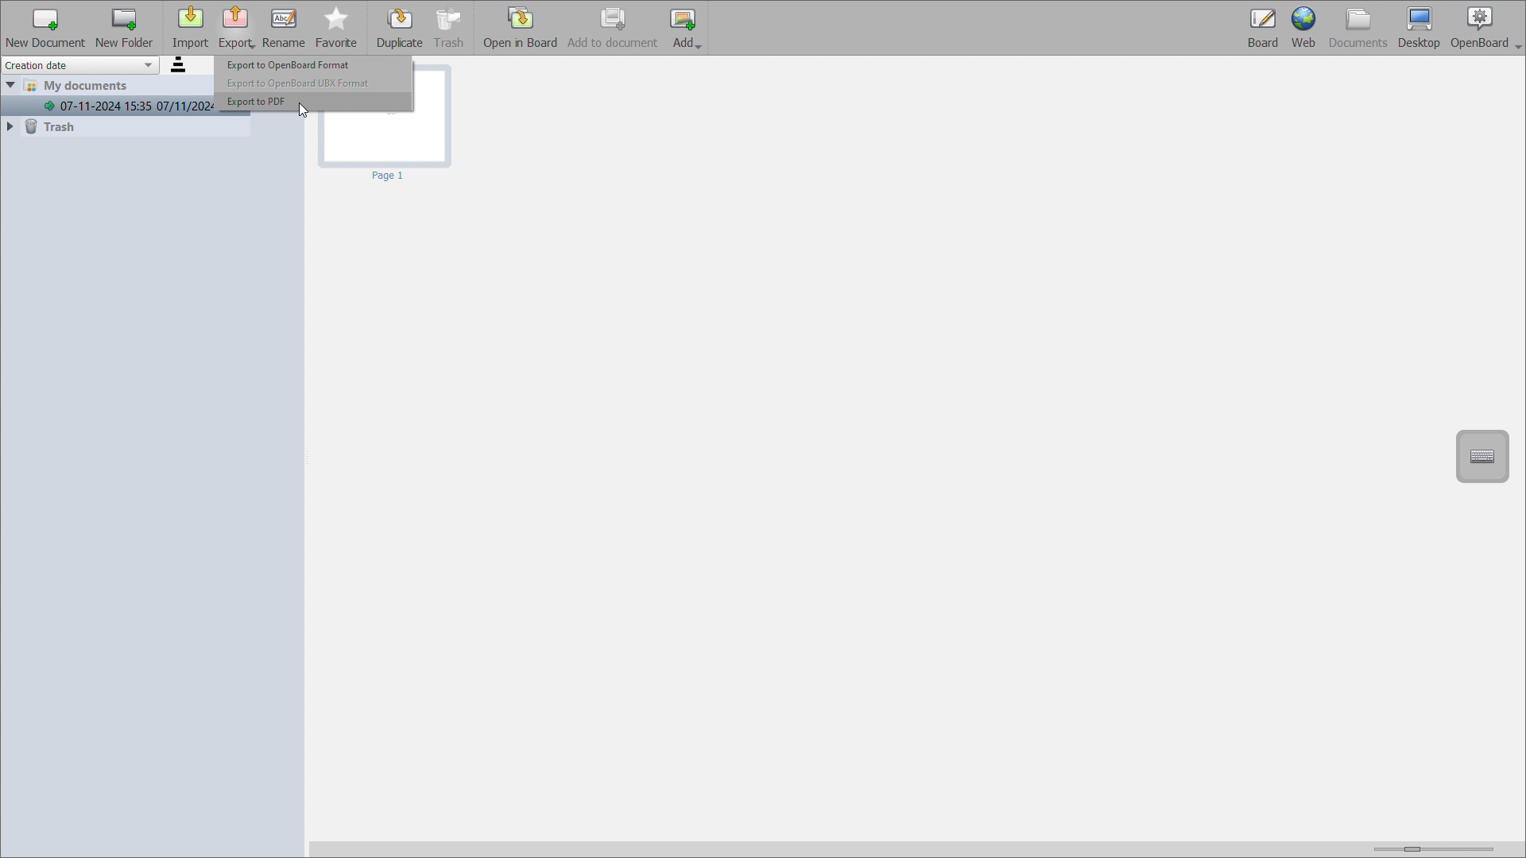  What do you see at coordinates (125, 28) in the screenshot?
I see `add new folder` at bounding box center [125, 28].